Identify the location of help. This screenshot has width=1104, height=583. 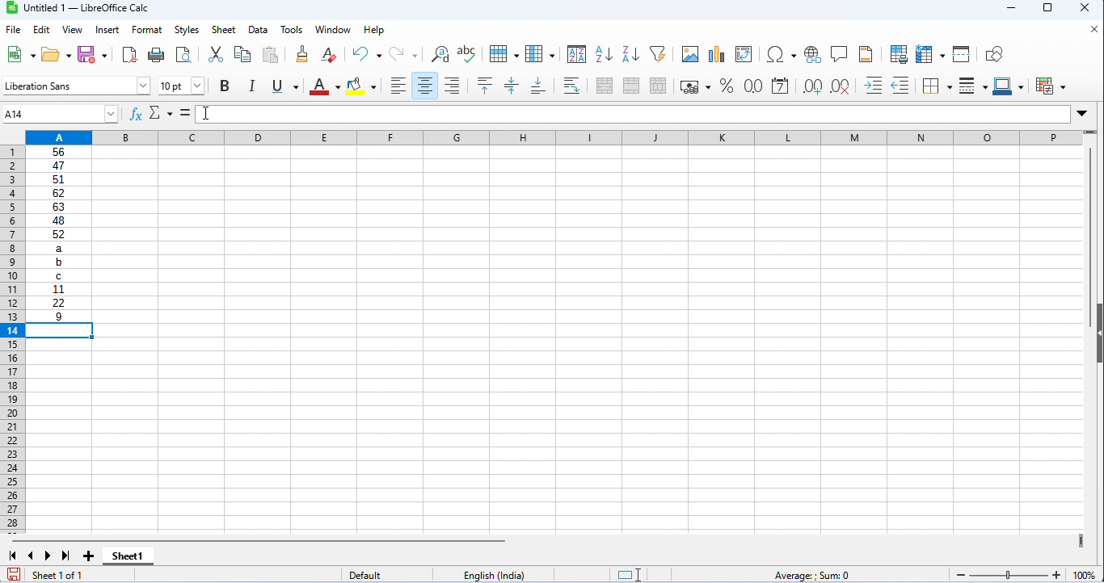
(373, 31).